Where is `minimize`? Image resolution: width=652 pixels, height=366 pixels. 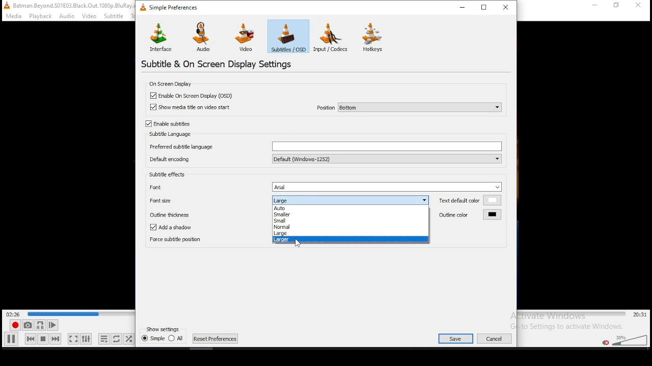
minimize is located at coordinates (596, 5).